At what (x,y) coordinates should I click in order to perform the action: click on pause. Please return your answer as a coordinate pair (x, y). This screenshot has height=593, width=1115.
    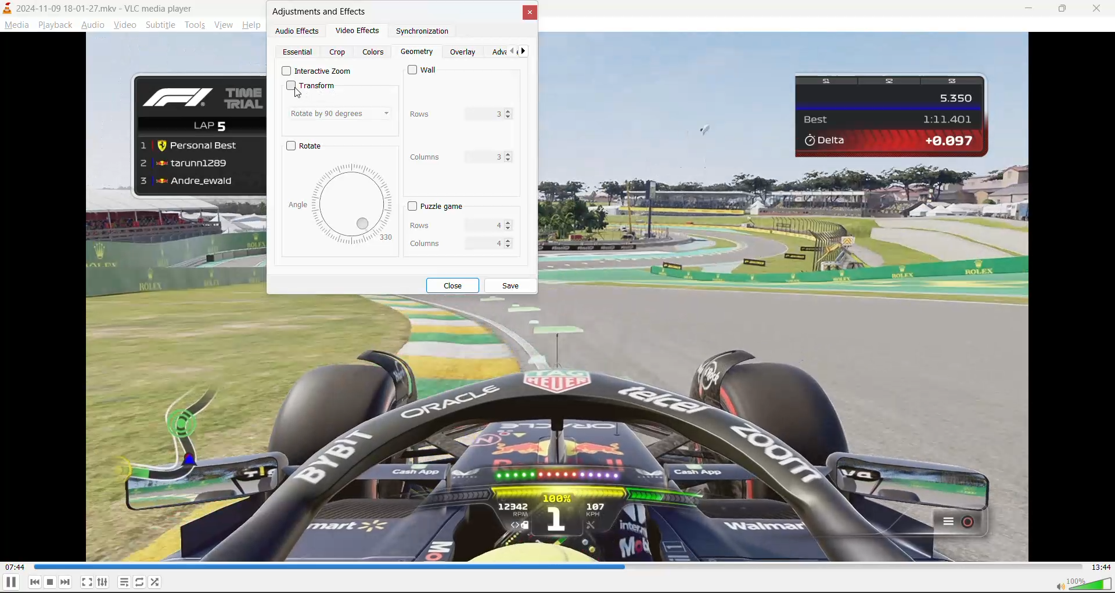
    Looking at the image, I should click on (10, 583).